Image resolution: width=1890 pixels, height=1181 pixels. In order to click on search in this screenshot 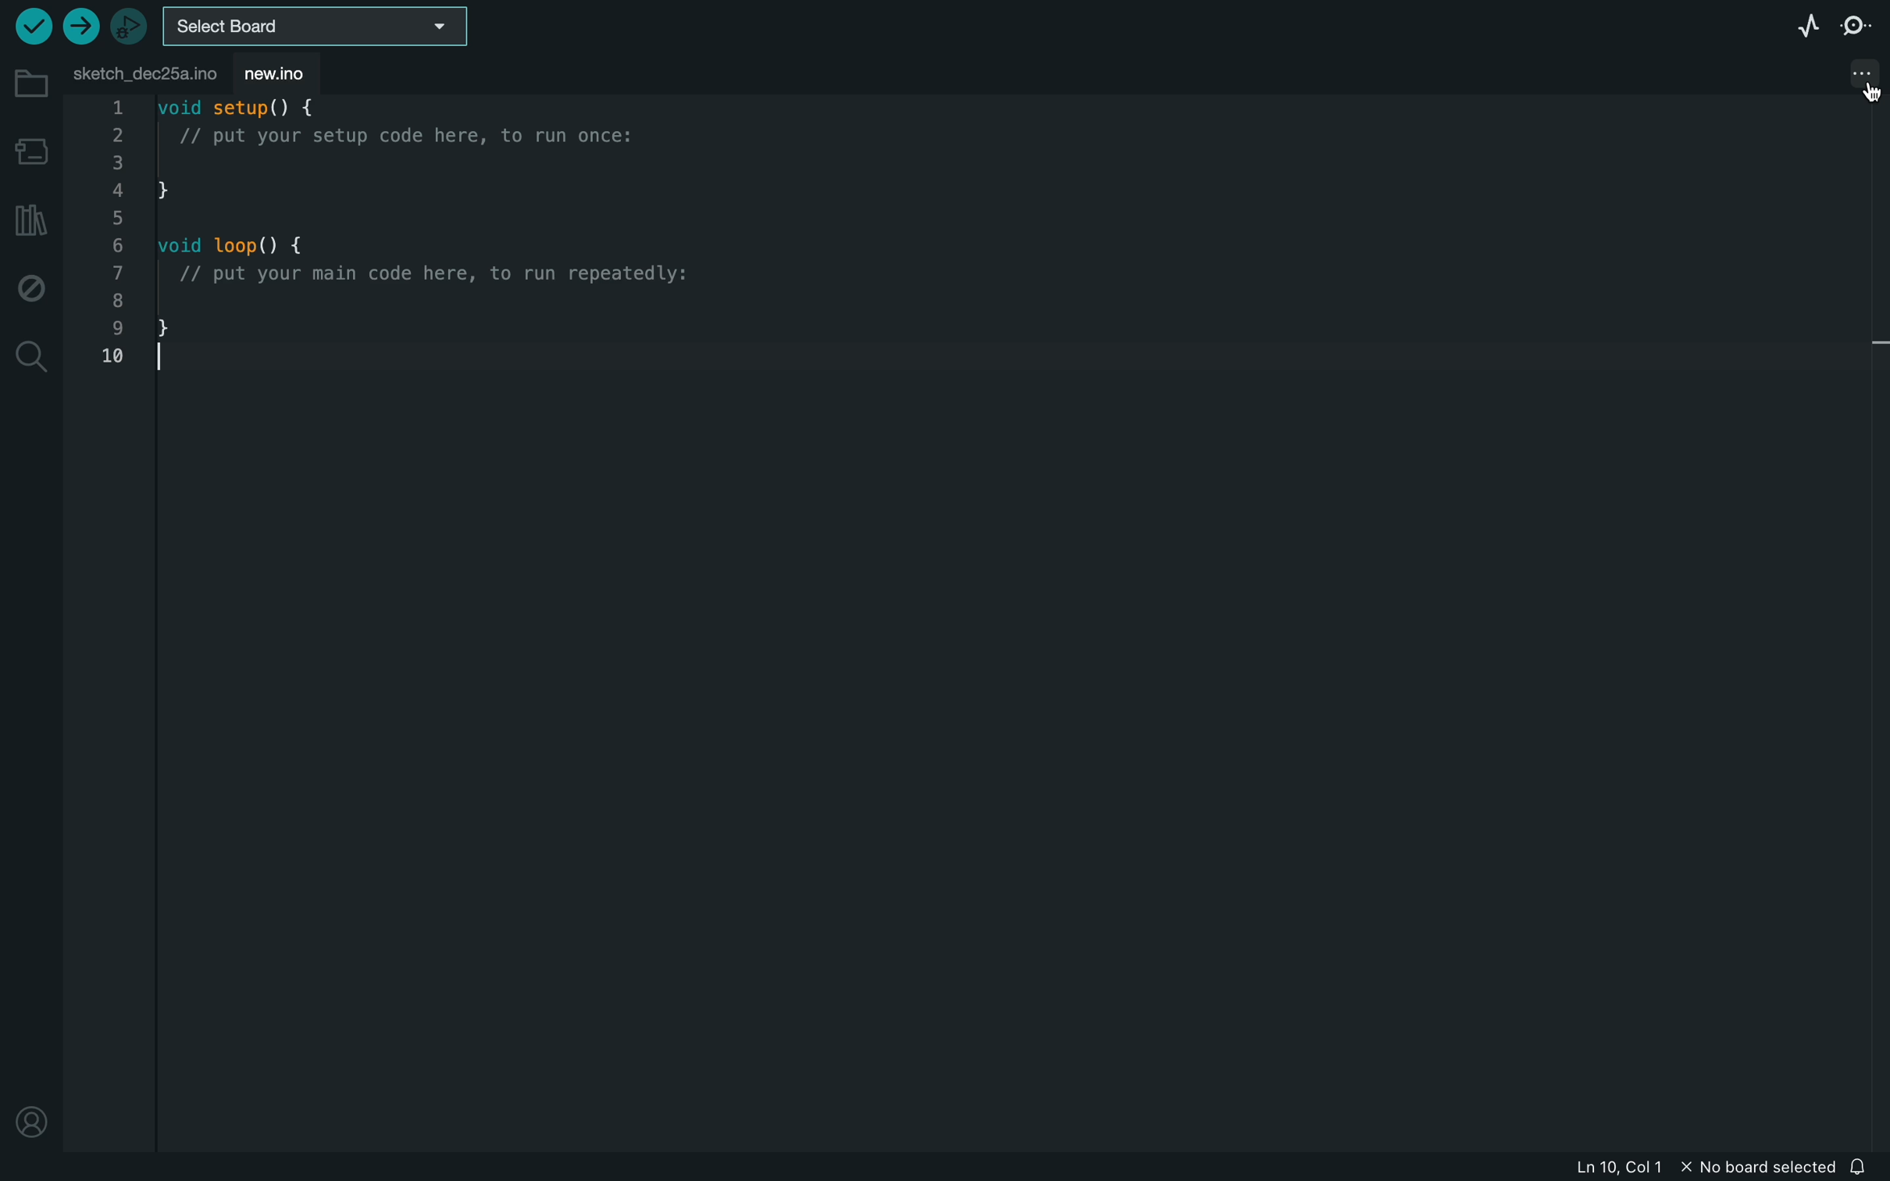, I will do `click(32, 357)`.